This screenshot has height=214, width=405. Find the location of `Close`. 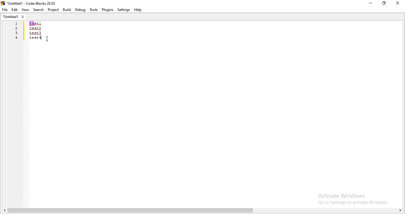

Close is located at coordinates (398, 3).